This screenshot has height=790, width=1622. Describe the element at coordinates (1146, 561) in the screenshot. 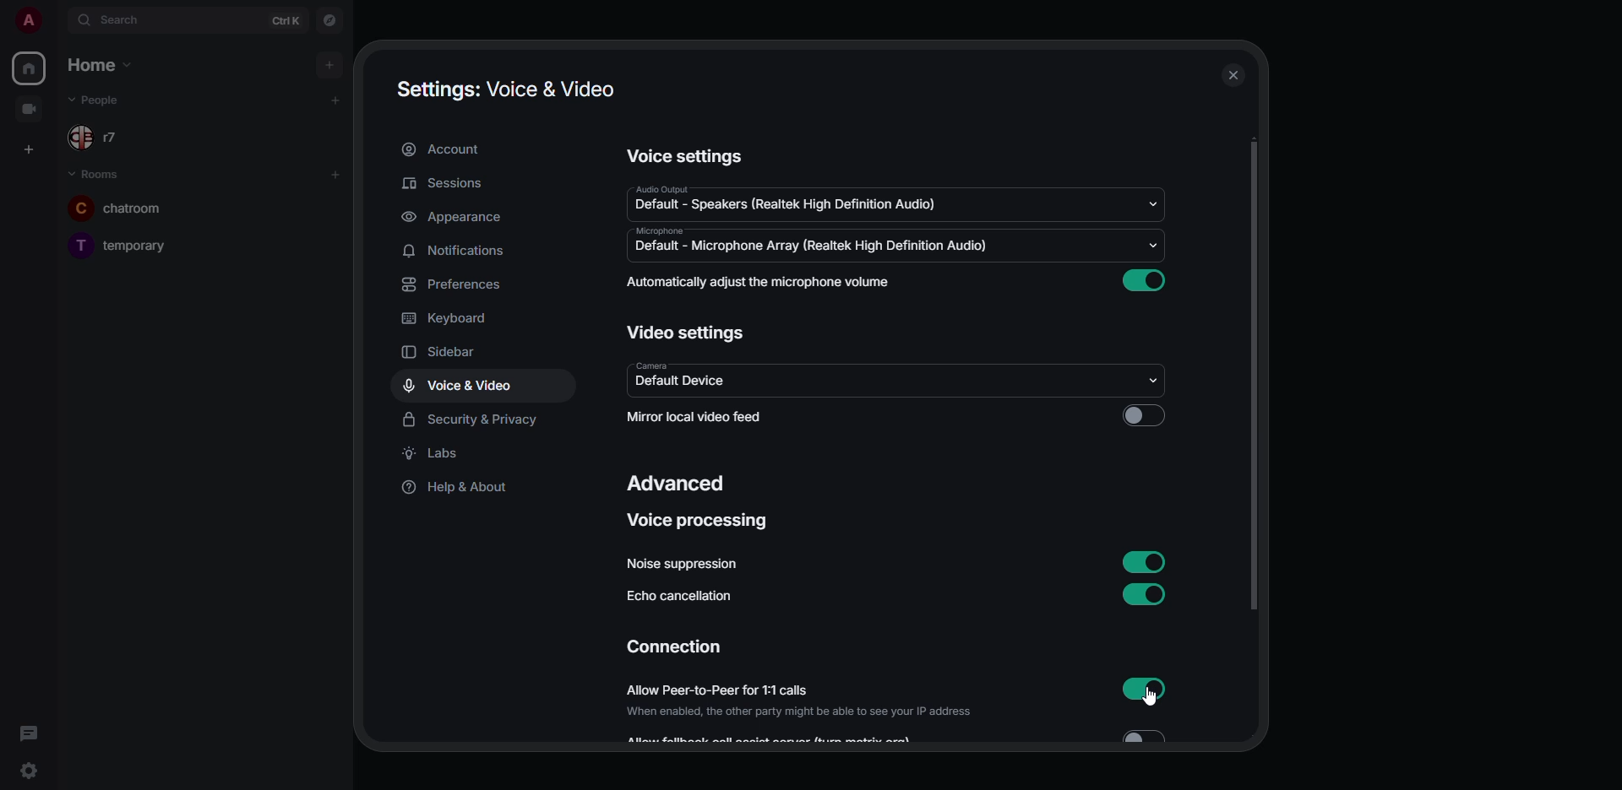

I see `enabled` at that location.